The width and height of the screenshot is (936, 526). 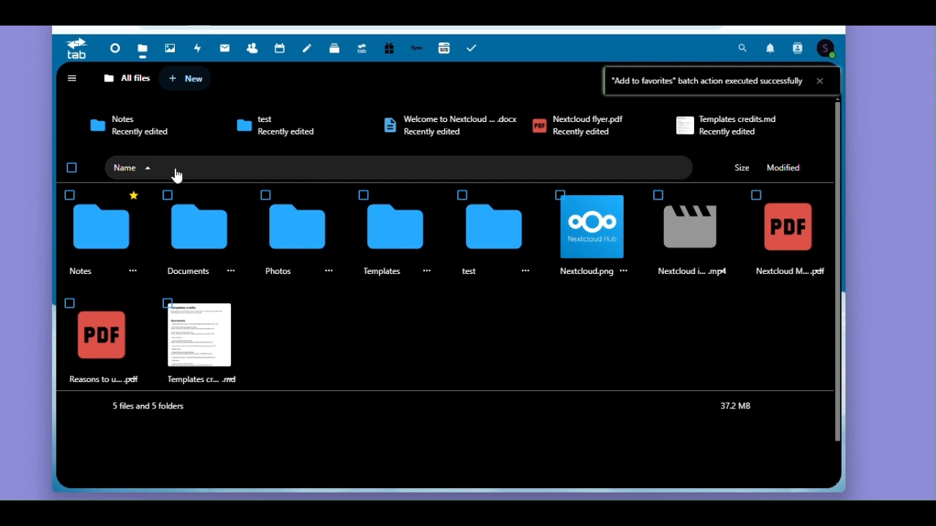 What do you see at coordinates (746, 49) in the screenshot?
I see `Search Bar` at bounding box center [746, 49].